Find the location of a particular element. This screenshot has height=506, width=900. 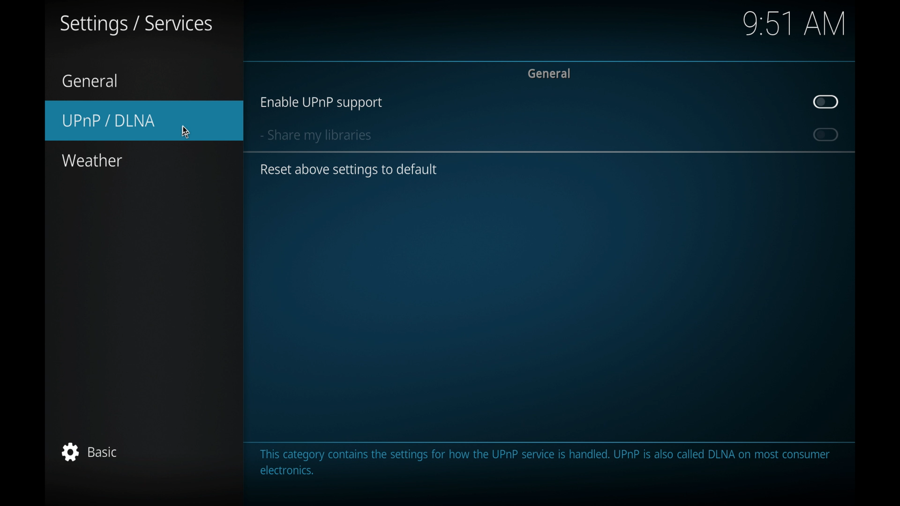

info is located at coordinates (547, 462).